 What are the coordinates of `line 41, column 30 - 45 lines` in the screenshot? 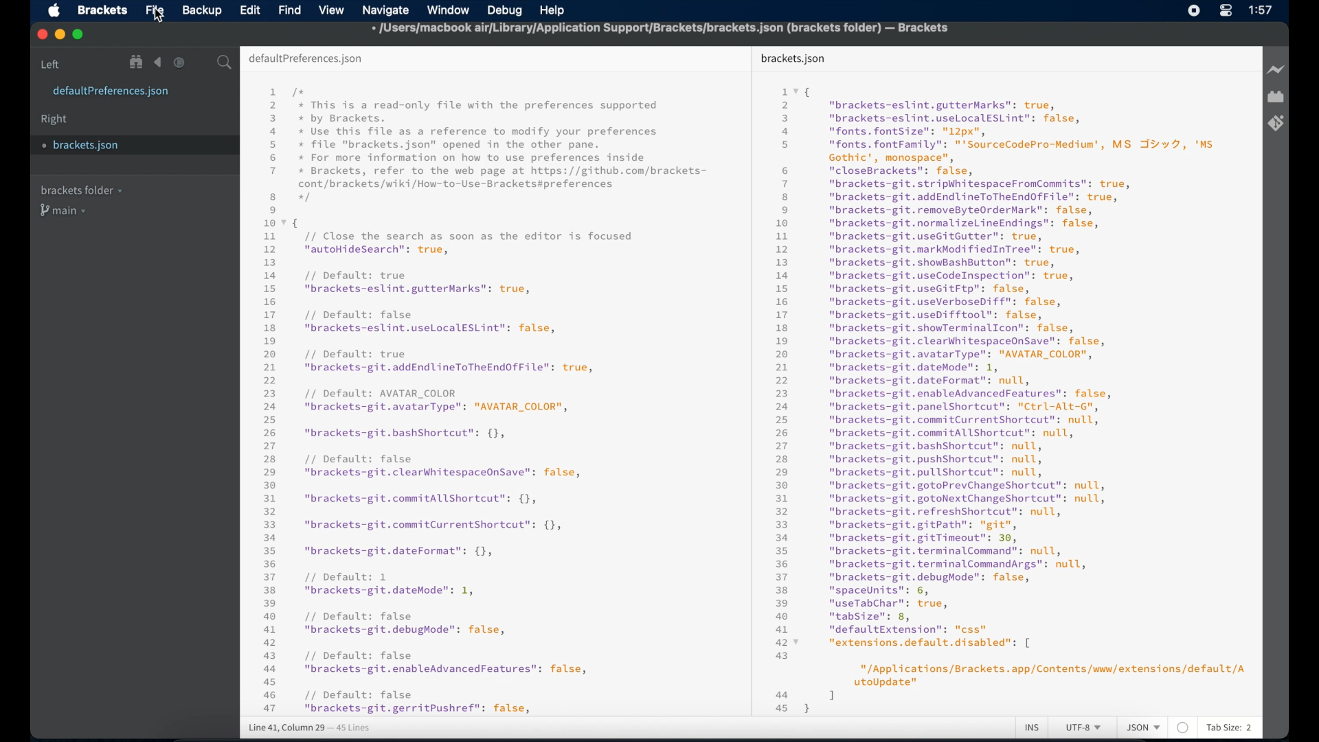 It's located at (309, 729).